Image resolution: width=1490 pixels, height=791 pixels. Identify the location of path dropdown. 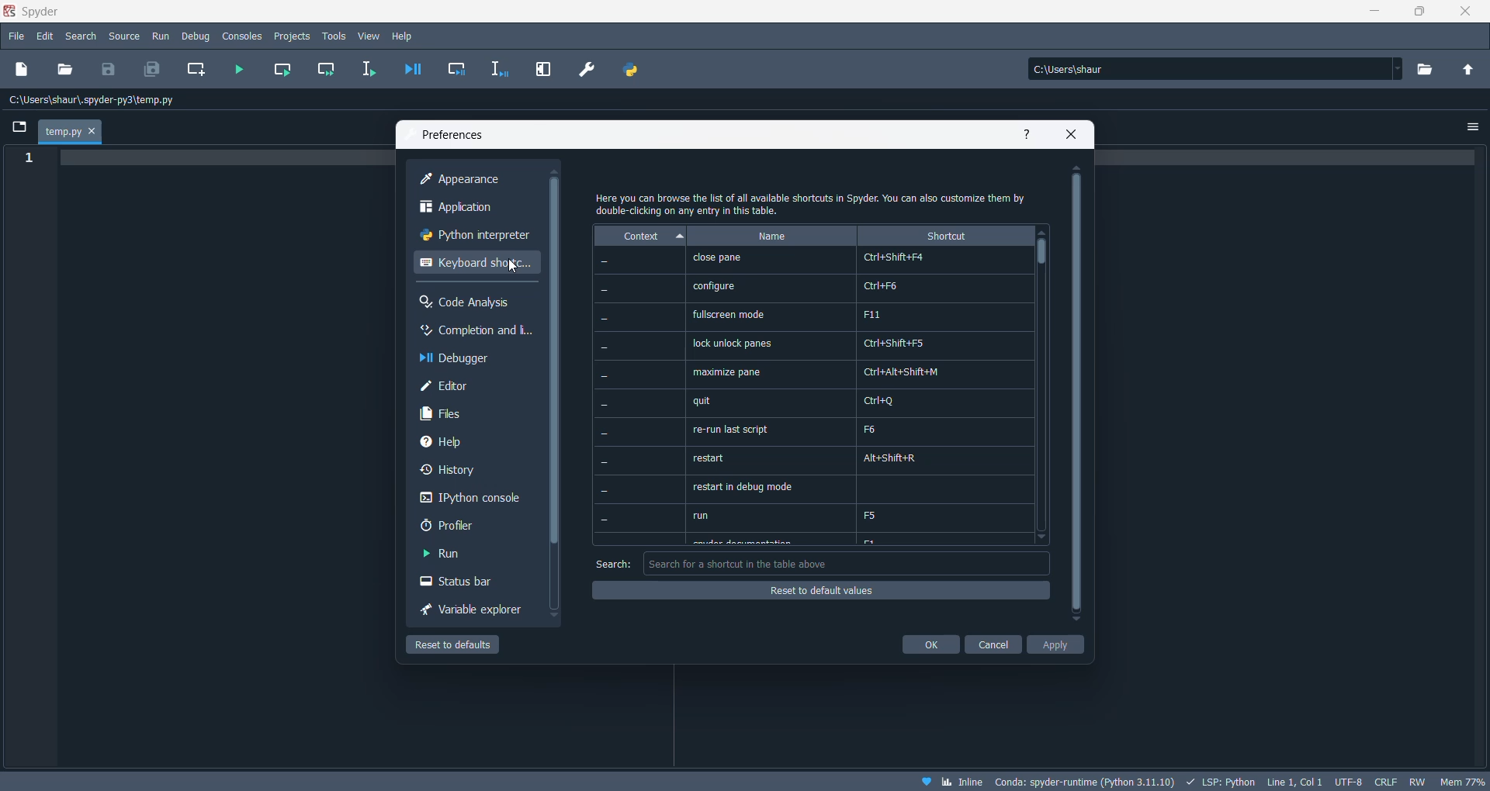
(1398, 69).